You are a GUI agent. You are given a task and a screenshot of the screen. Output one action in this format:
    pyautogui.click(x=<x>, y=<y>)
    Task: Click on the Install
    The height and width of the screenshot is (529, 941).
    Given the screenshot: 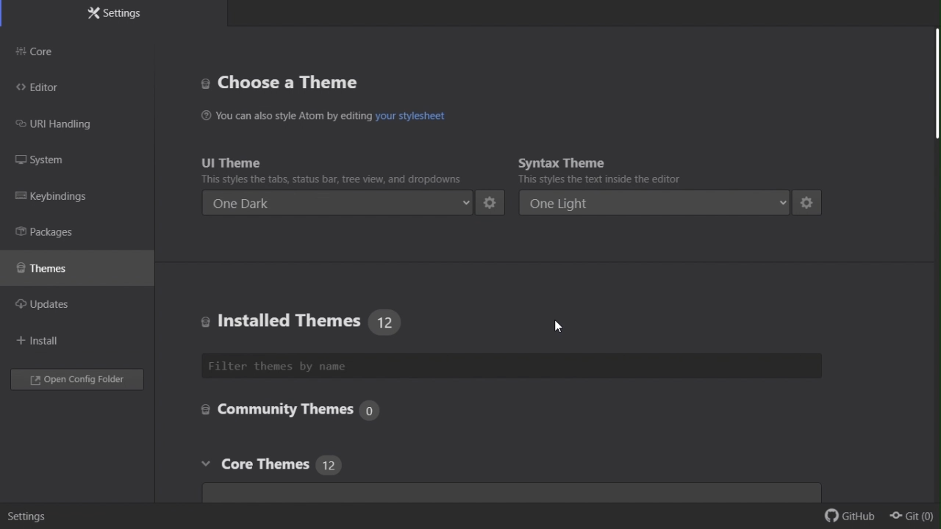 What is the action you would take?
    pyautogui.click(x=46, y=344)
    